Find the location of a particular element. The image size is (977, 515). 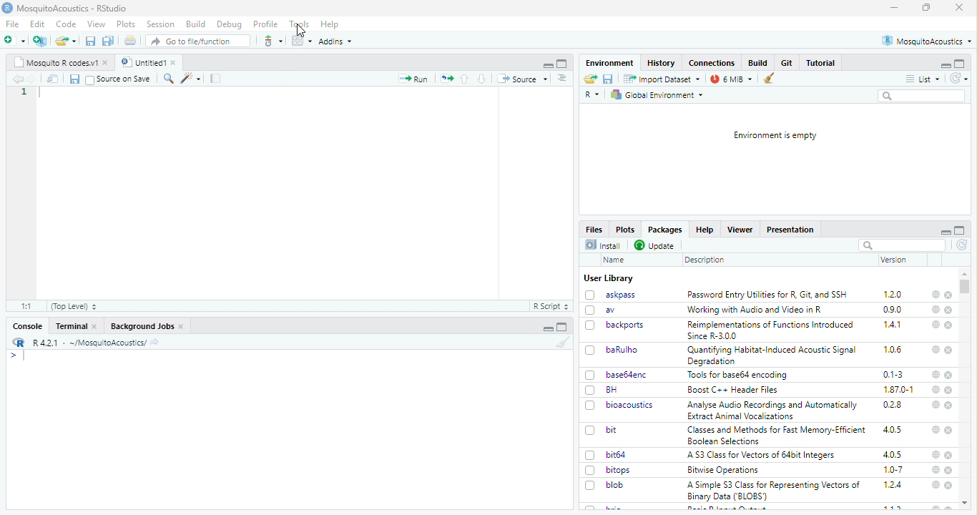

close is located at coordinates (948, 430).